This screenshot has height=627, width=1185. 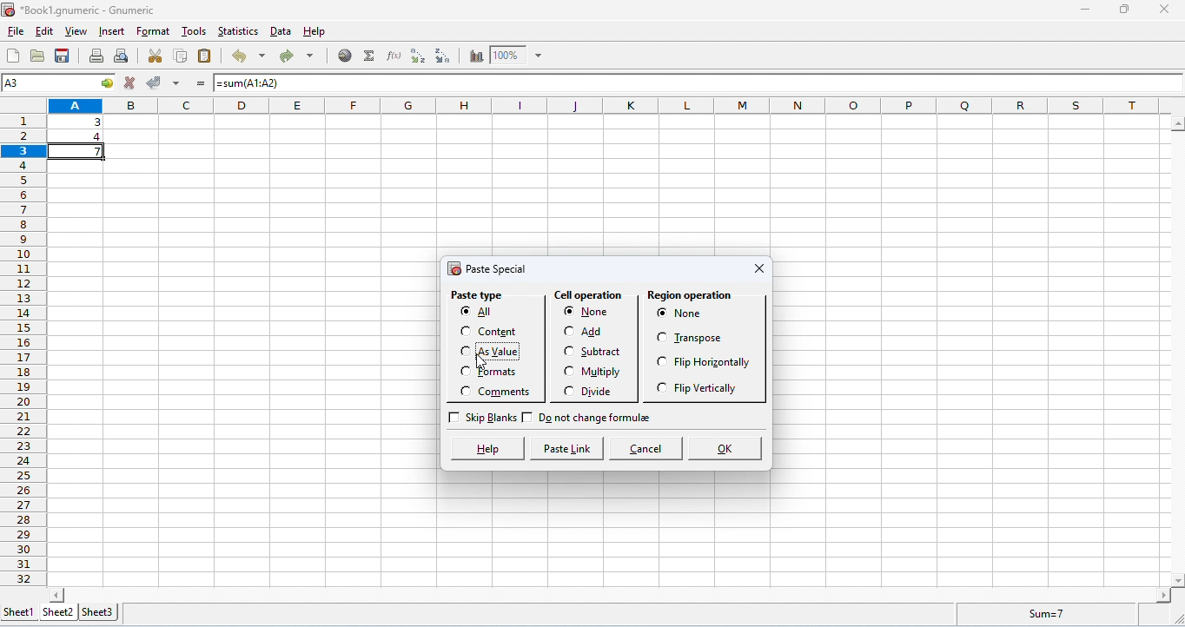 I want to click on ok, so click(x=728, y=448).